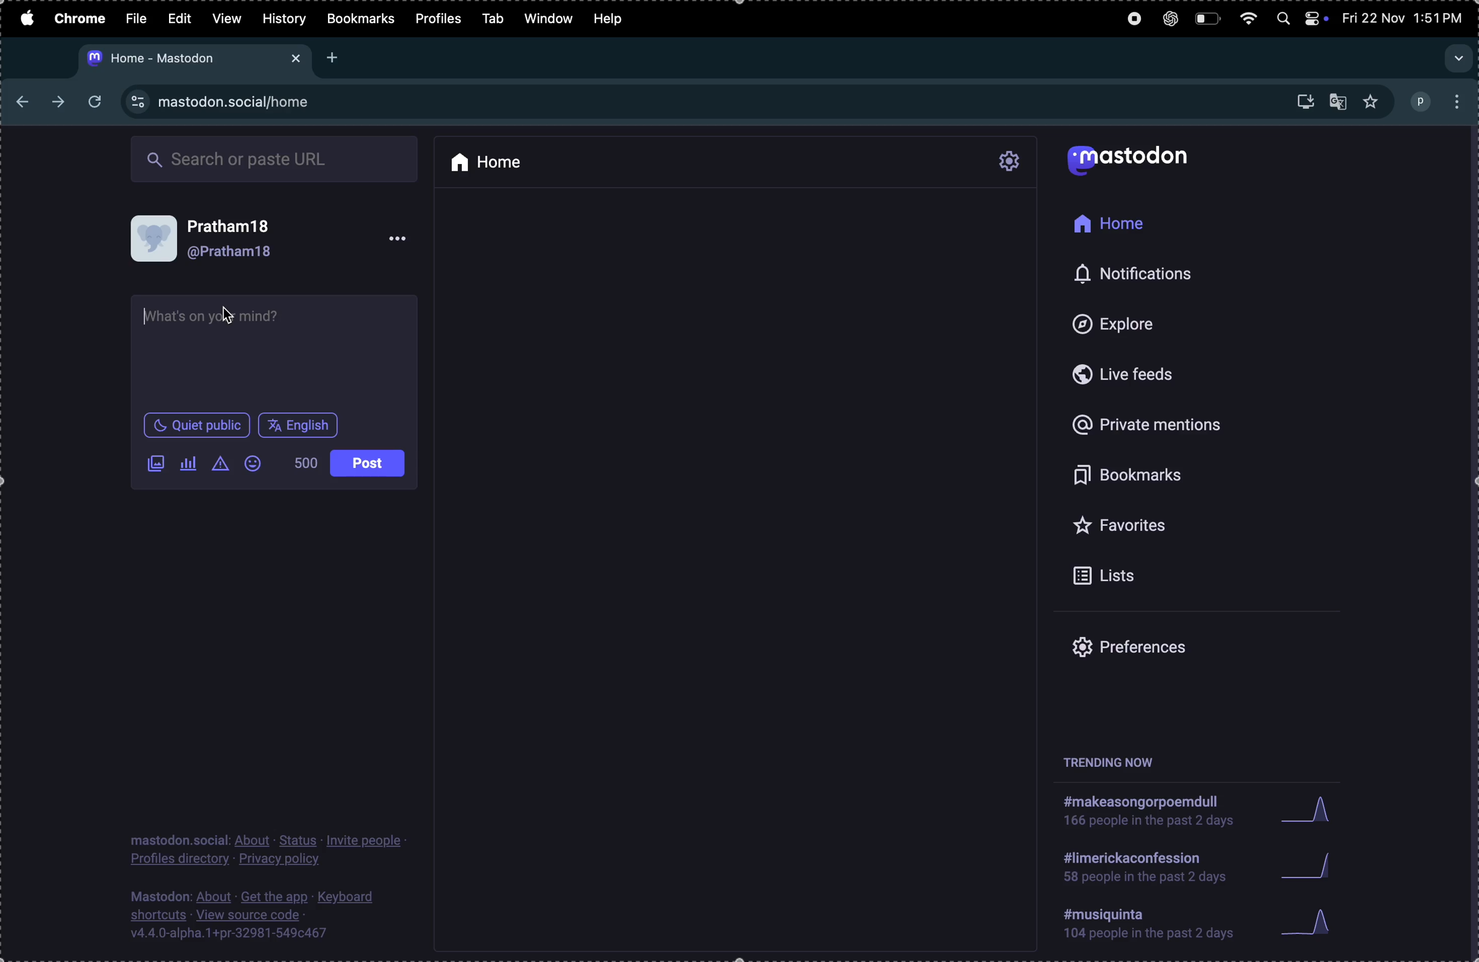 The image size is (1479, 962). I want to click on help, so click(613, 19).